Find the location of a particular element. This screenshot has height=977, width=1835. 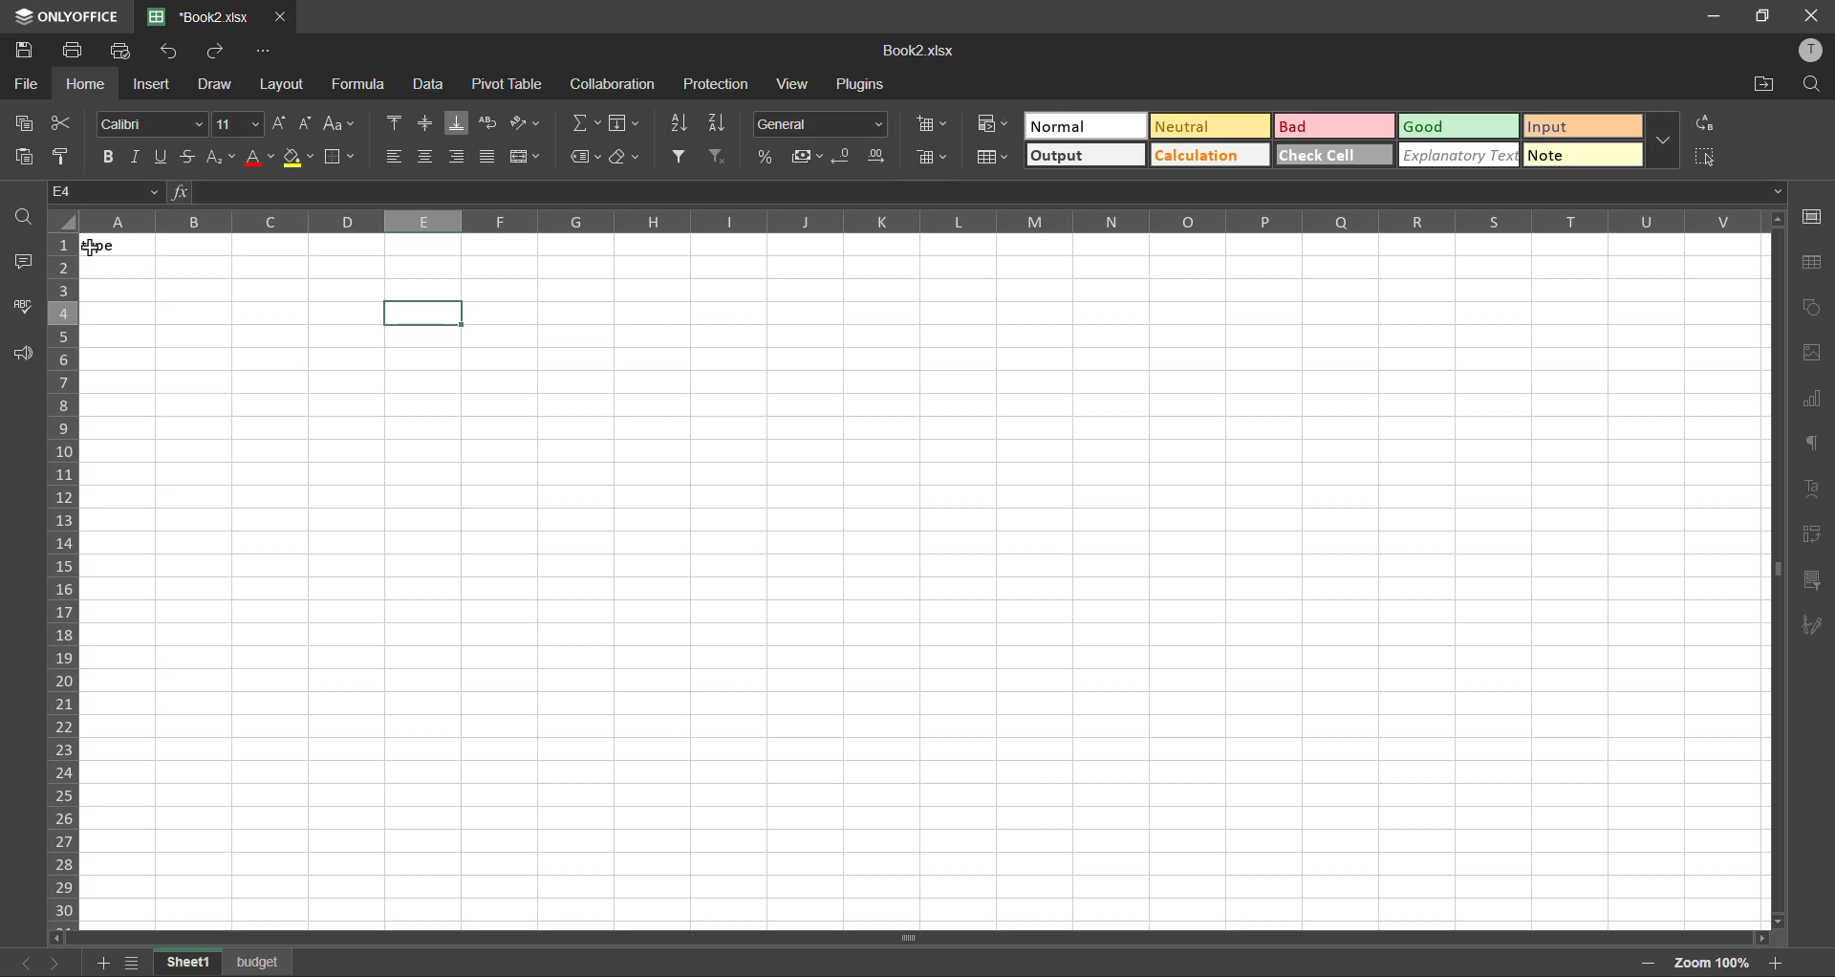

view is located at coordinates (791, 83).